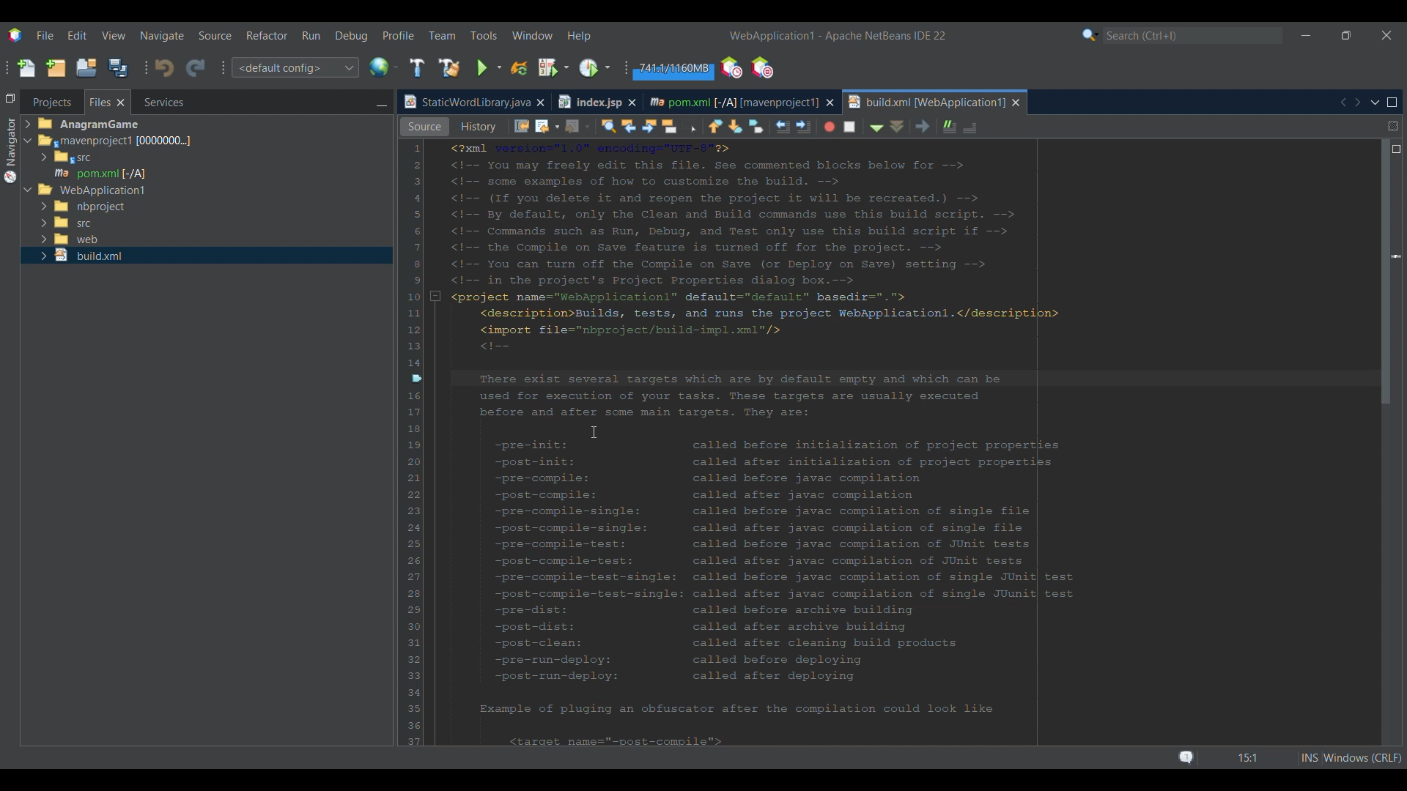 The width and height of the screenshot is (1407, 791). What do you see at coordinates (9, 150) in the screenshot?
I see `Navigator menu` at bounding box center [9, 150].